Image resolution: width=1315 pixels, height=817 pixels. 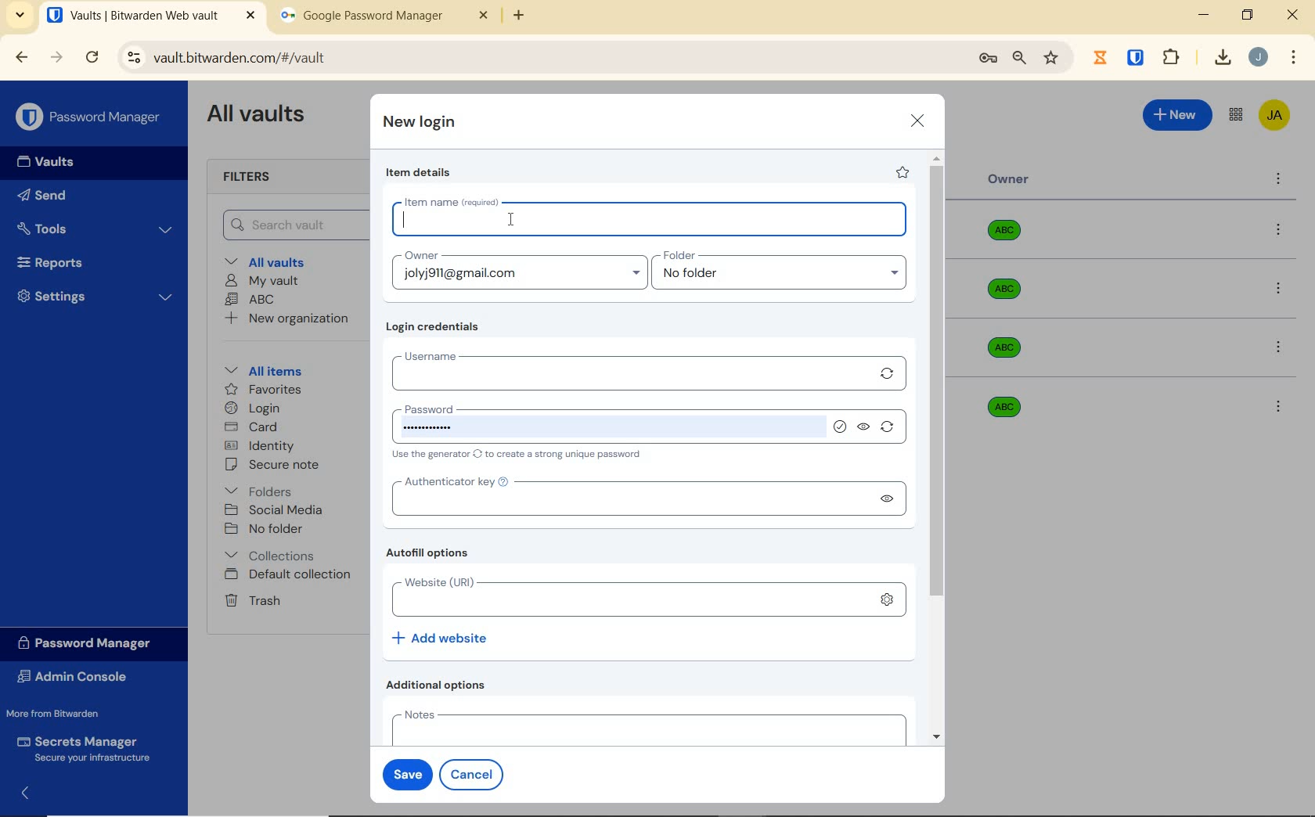 I want to click on Owner organization, so click(x=1010, y=236).